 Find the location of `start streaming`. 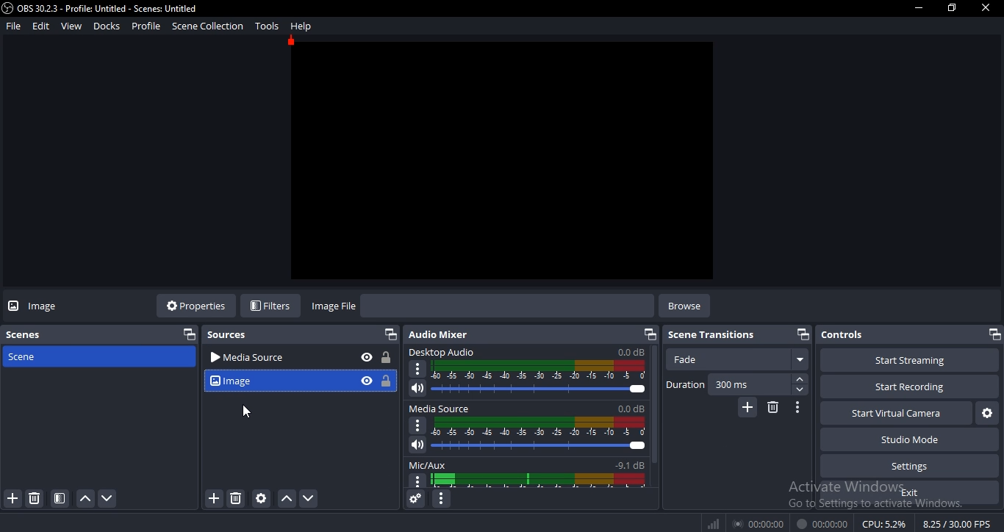

start streaming is located at coordinates (905, 360).